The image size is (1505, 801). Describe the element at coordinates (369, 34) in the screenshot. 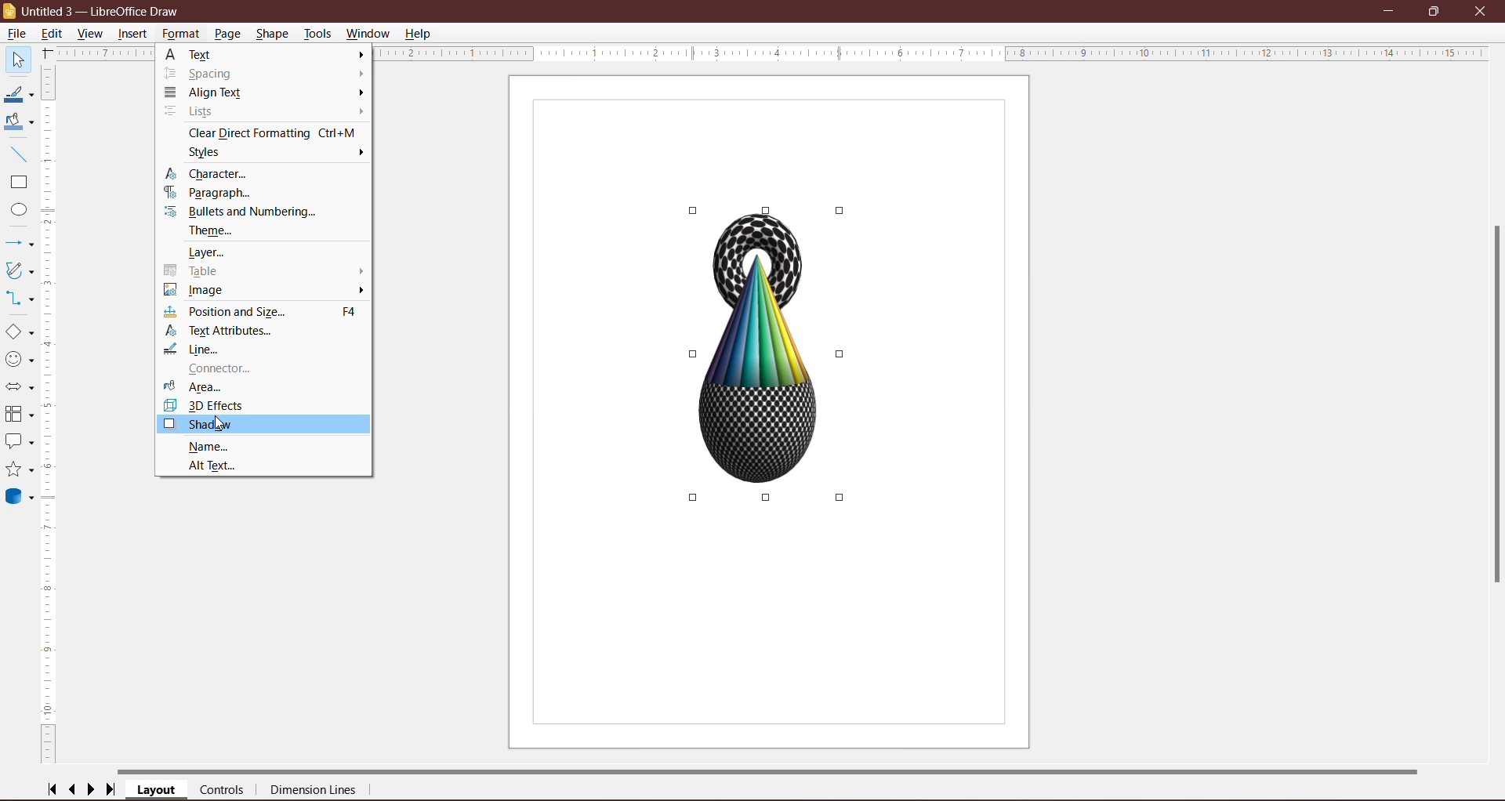

I see `Window` at that location.